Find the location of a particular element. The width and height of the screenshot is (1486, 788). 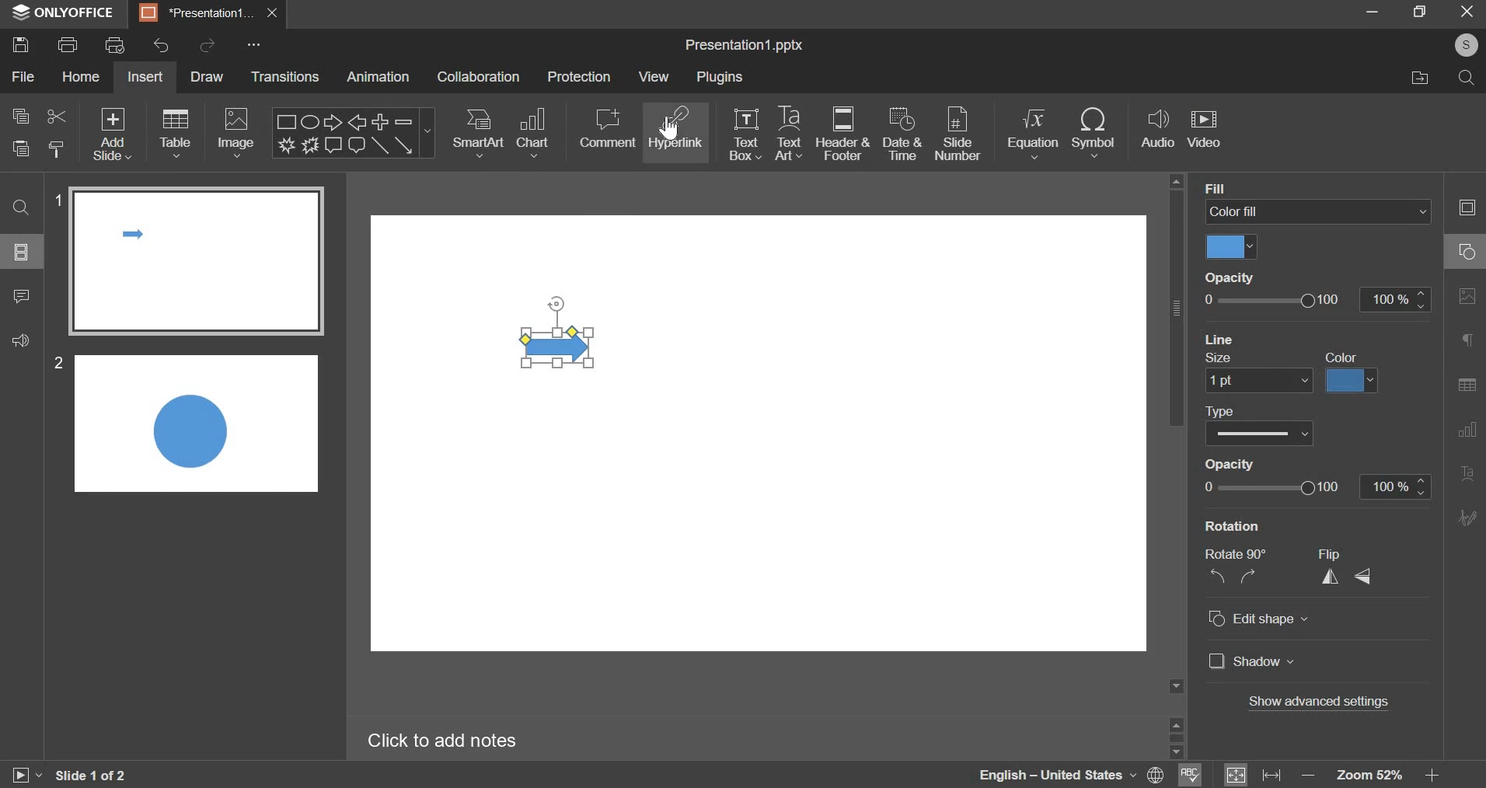

Explosion 1 is located at coordinates (285, 145).